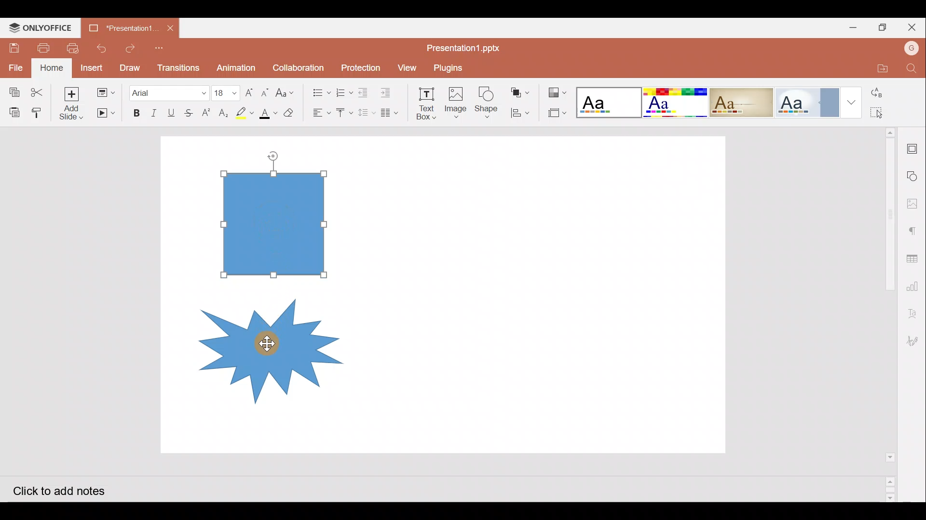 The width and height of the screenshot is (926, 520). I want to click on Protection, so click(358, 67).